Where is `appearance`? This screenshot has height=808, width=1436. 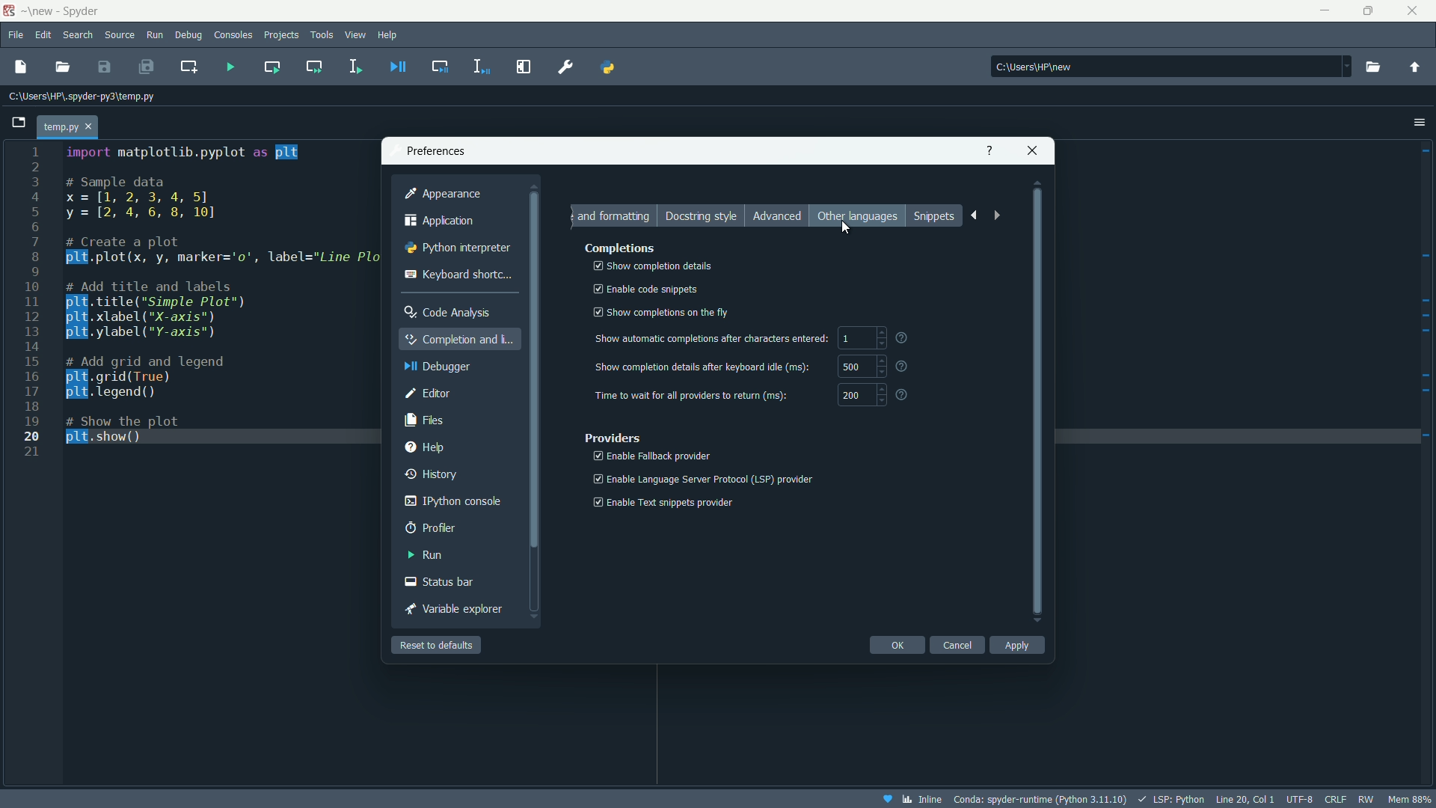 appearance is located at coordinates (442, 193).